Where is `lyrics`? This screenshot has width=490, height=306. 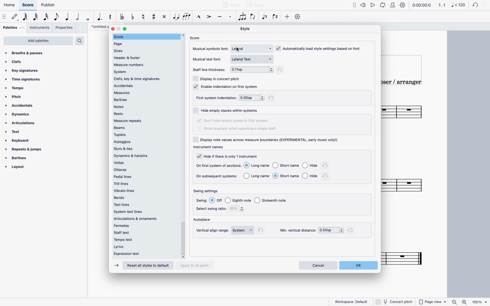
lyrics is located at coordinates (143, 247).